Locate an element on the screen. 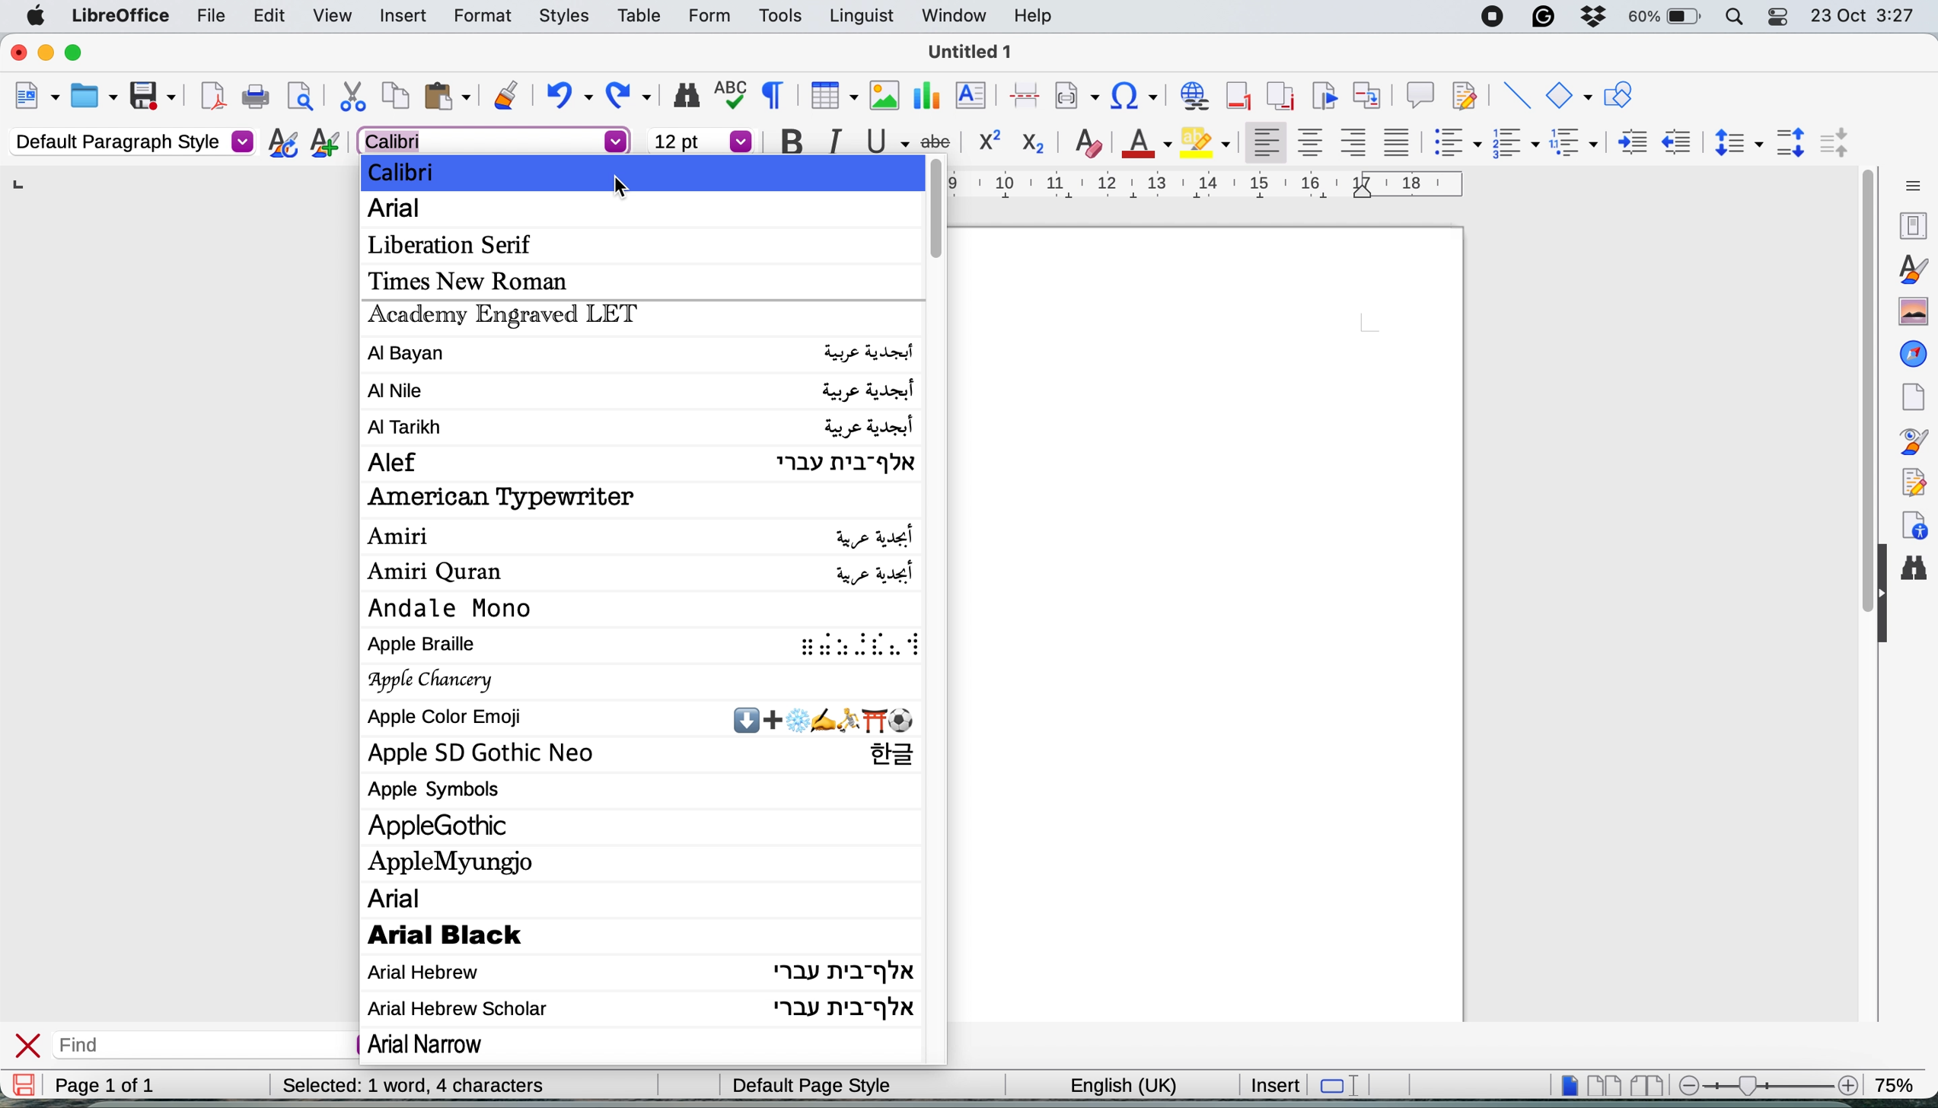 The image size is (1938, 1108). manage changes is located at coordinates (1914, 480).